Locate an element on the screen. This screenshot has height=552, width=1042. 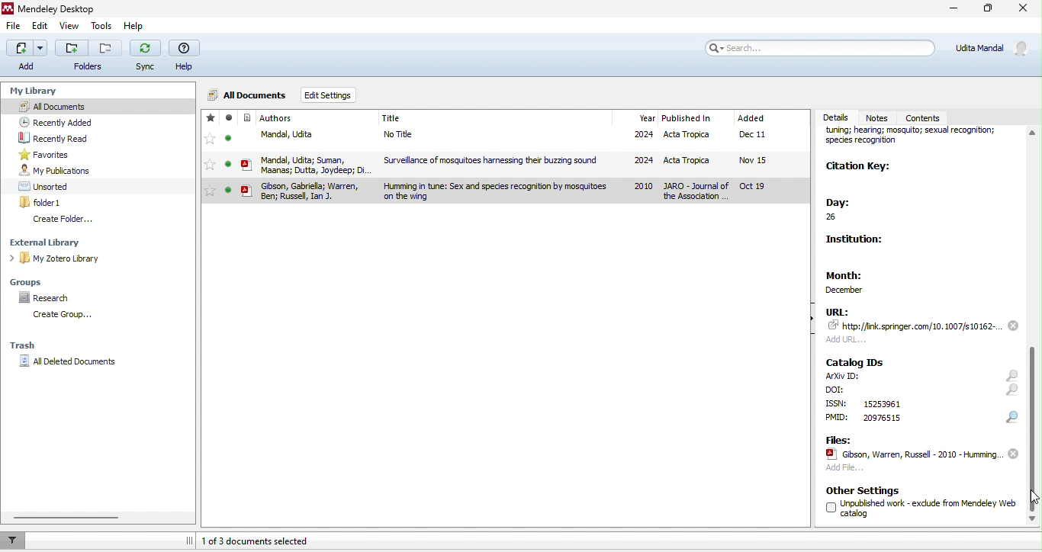
text is located at coordinates (929, 507).